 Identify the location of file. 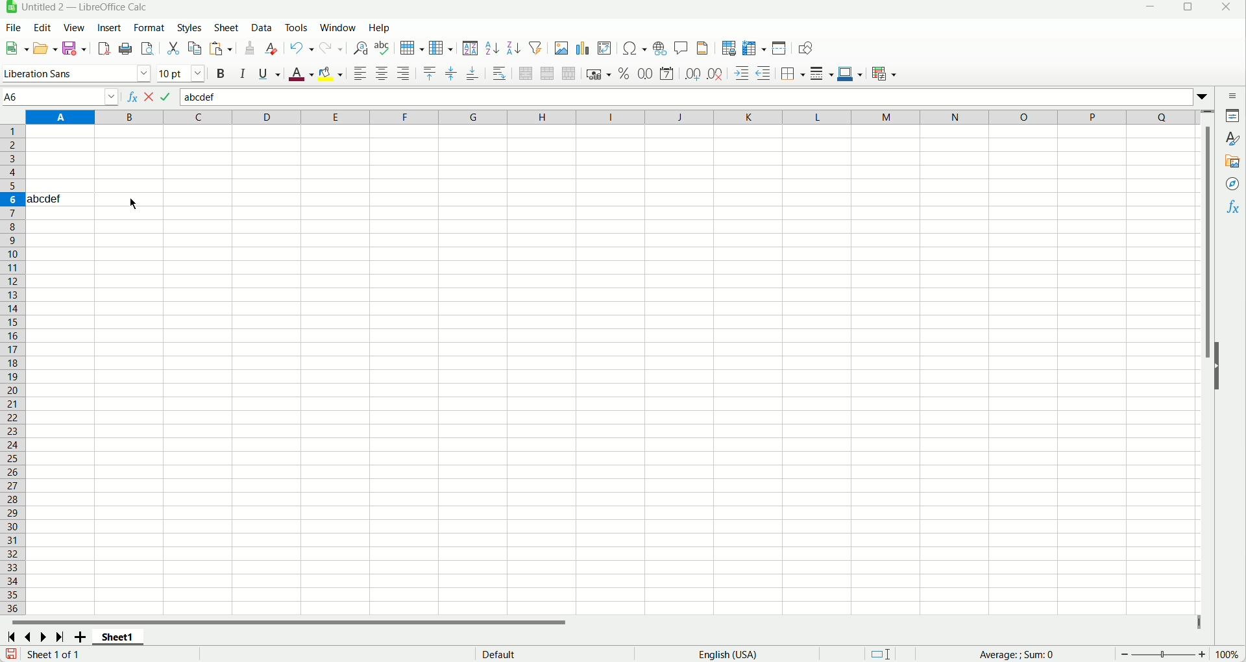
(12, 28).